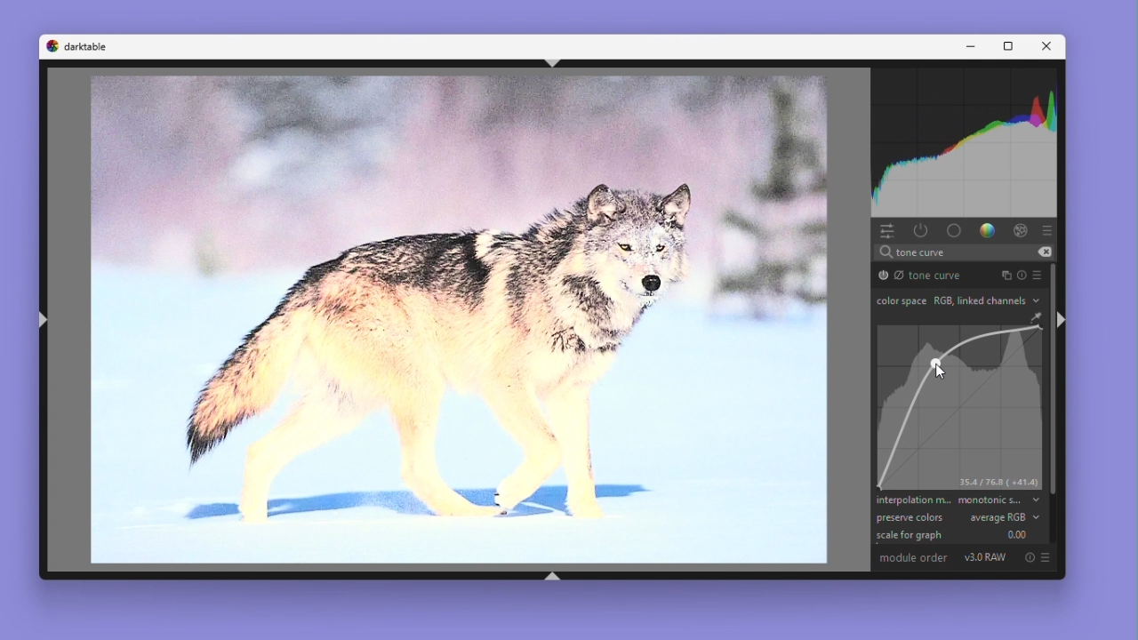 This screenshot has height=640, width=1138. Describe the element at coordinates (443, 321) in the screenshot. I see `Image` at that location.